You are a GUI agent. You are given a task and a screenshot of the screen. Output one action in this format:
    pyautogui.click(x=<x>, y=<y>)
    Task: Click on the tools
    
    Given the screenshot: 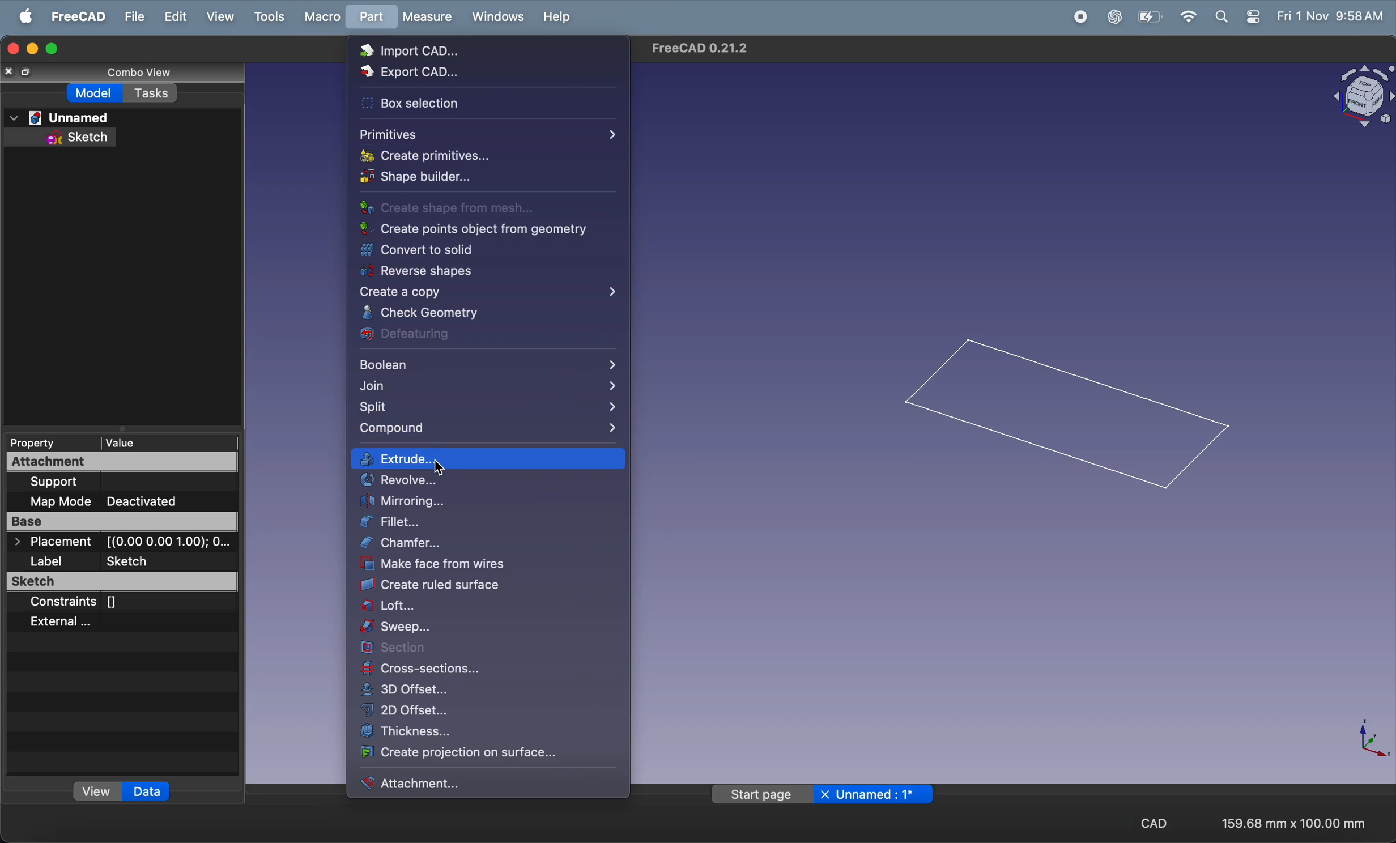 What is the action you would take?
    pyautogui.click(x=265, y=16)
    